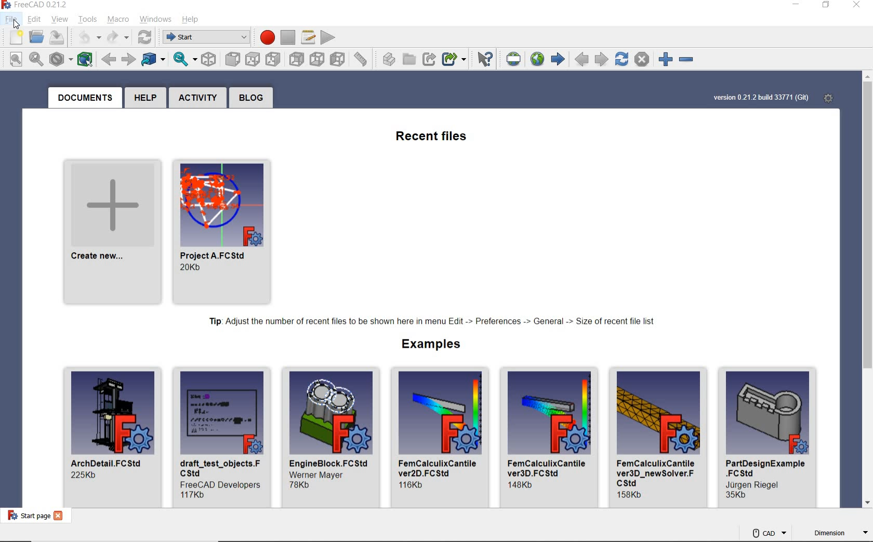 Image resolution: width=873 pixels, height=542 pixels. Describe the element at coordinates (856, 6) in the screenshot. I see `CLOSE` at that location.